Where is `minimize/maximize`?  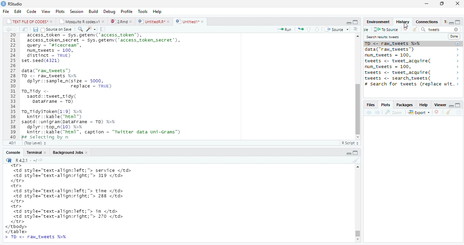 minimize/maximize is located at coordinates (456, 21).